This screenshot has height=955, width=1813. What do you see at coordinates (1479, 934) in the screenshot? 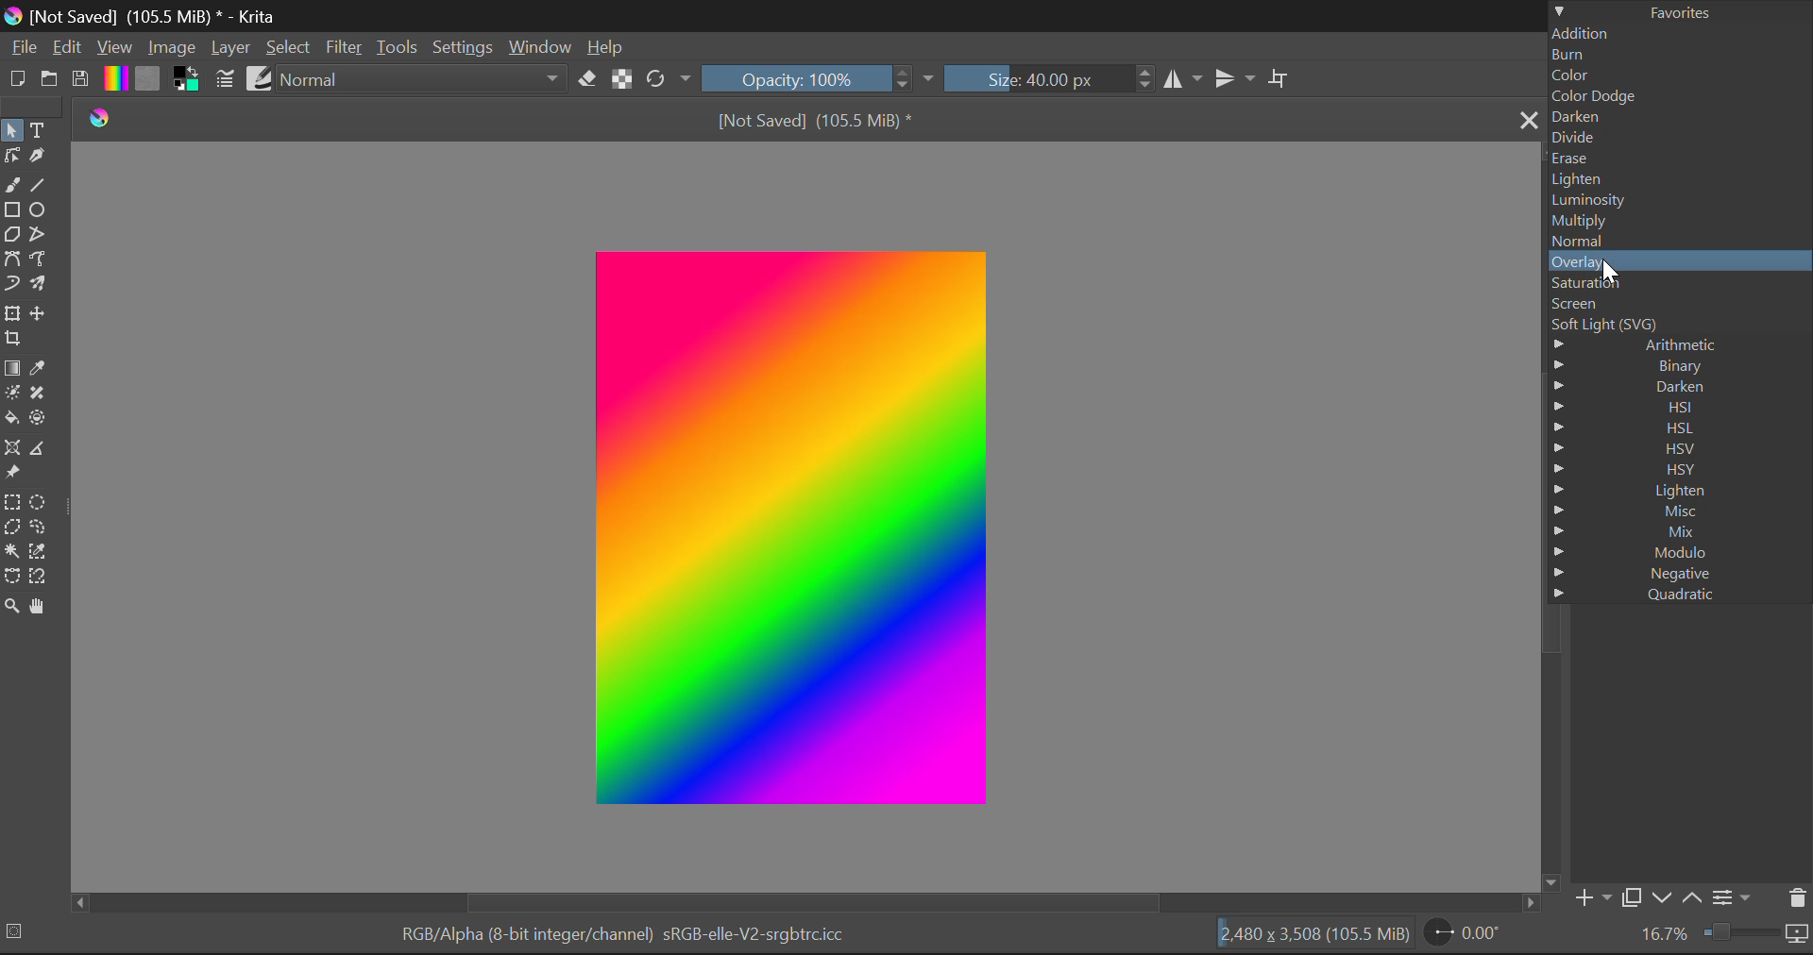
I see `0.00` at bounding box center [1479, 934].